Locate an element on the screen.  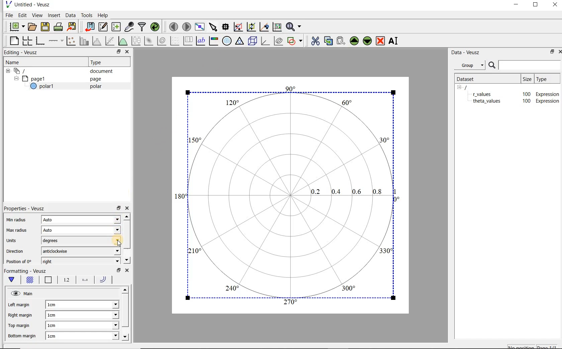
click or draw a rectangle to zoom graph axes is located at coordinates (240, 27).